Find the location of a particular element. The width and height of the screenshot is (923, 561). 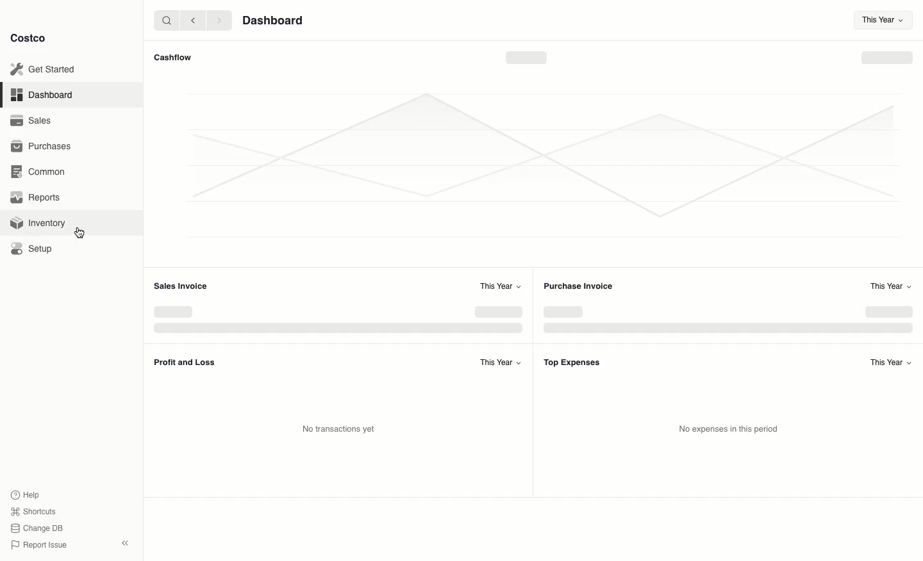

Dashboard is located at coordinates (43, 96).